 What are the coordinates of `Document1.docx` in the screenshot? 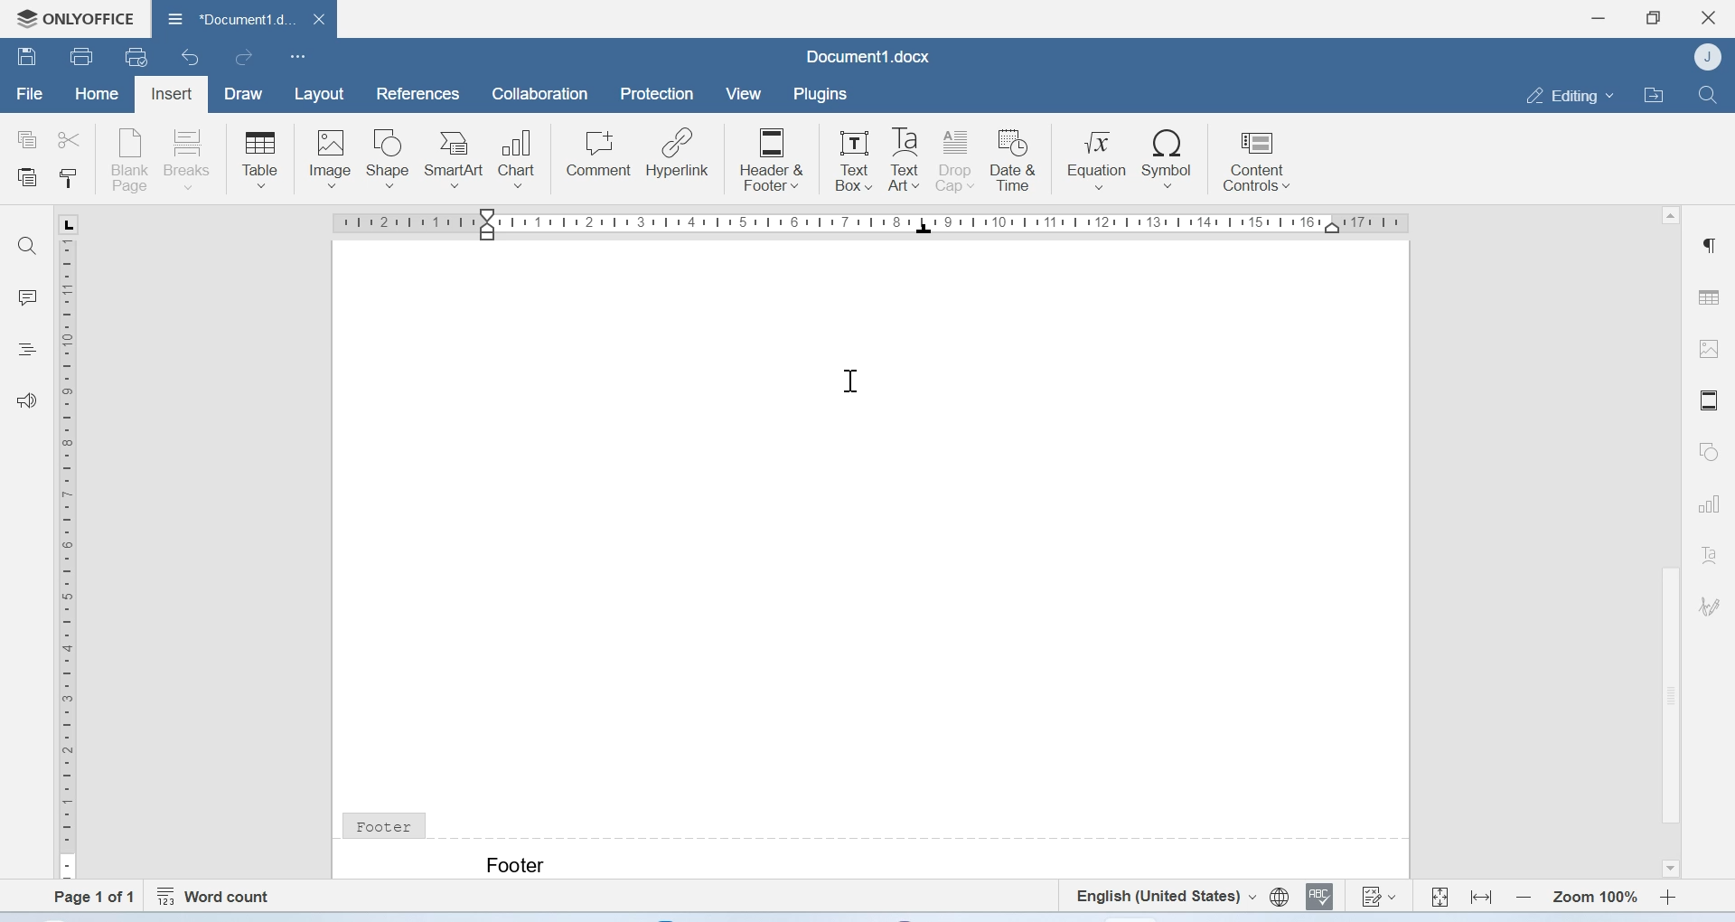 It's located at (244, 21).